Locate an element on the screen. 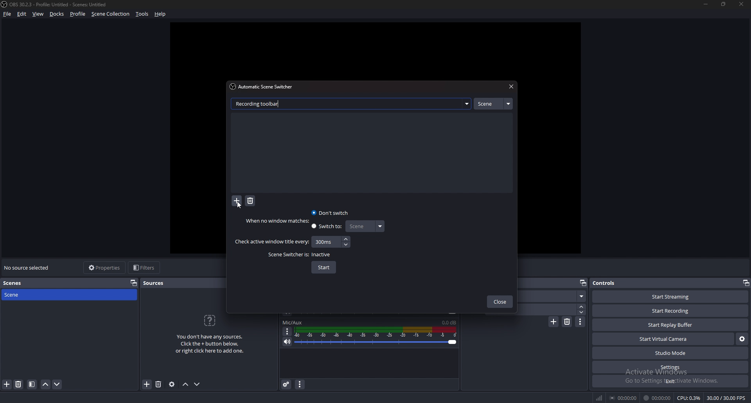 The image size is (751, 403). pop out is located at coordinates (134, 282).